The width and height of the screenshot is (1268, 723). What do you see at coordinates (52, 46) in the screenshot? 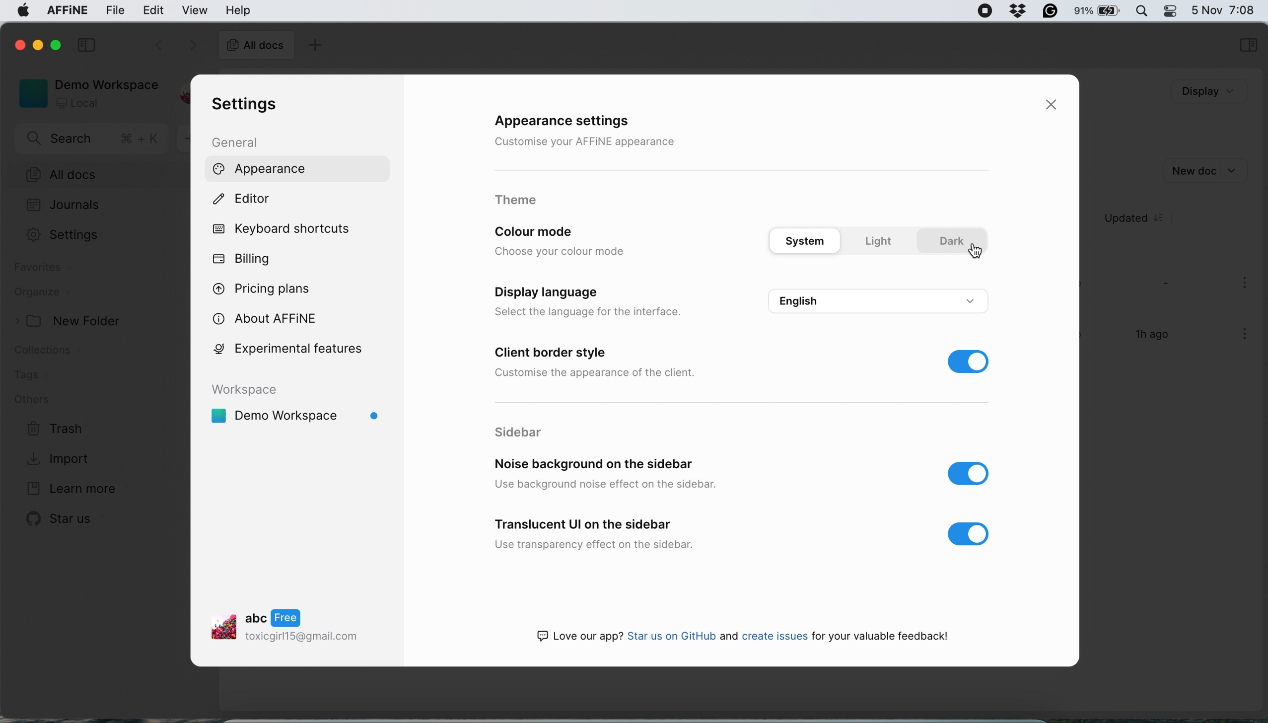
I see `maximise` at bounding box center [52, 46].